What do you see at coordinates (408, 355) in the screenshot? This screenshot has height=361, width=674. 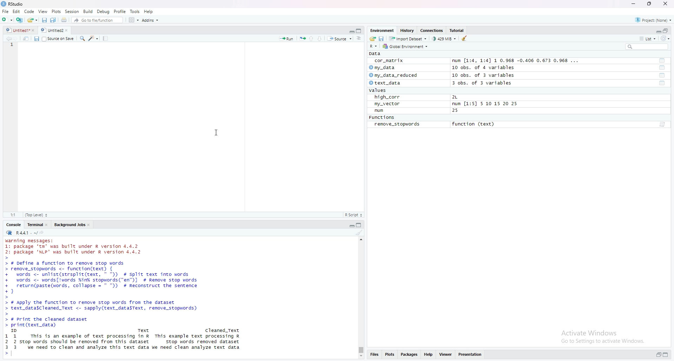 I see `Packages` at bounding box center [408, 355].